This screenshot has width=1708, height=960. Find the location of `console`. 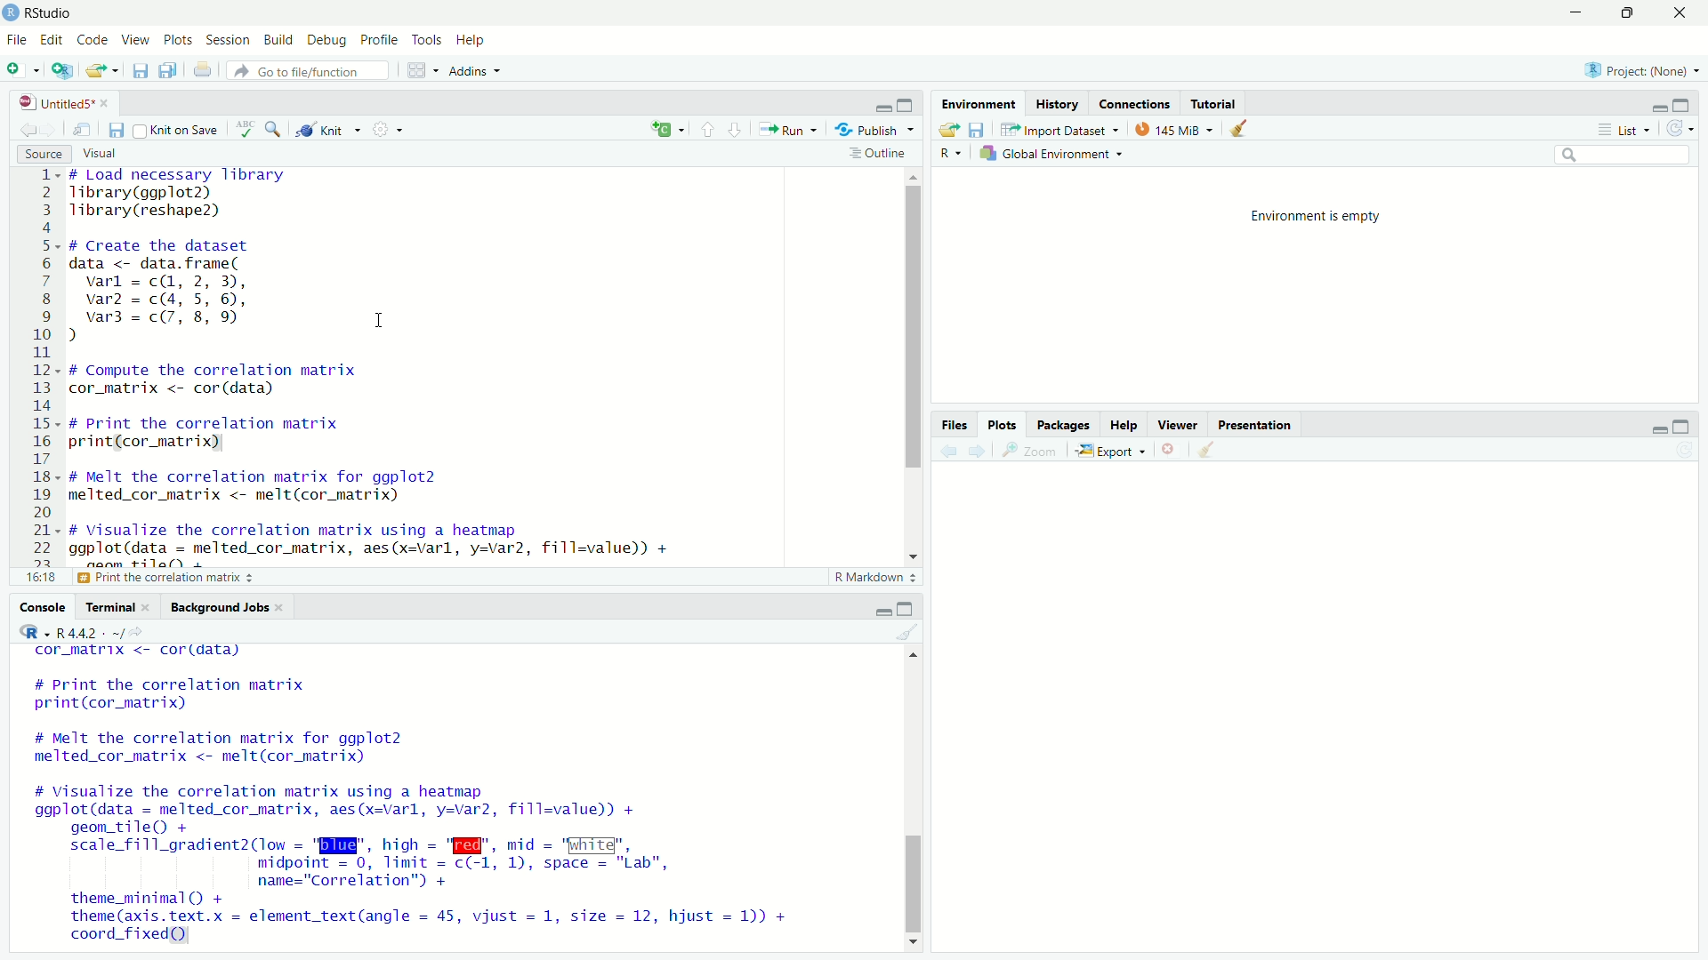

console is located at coordinates (44, 607).